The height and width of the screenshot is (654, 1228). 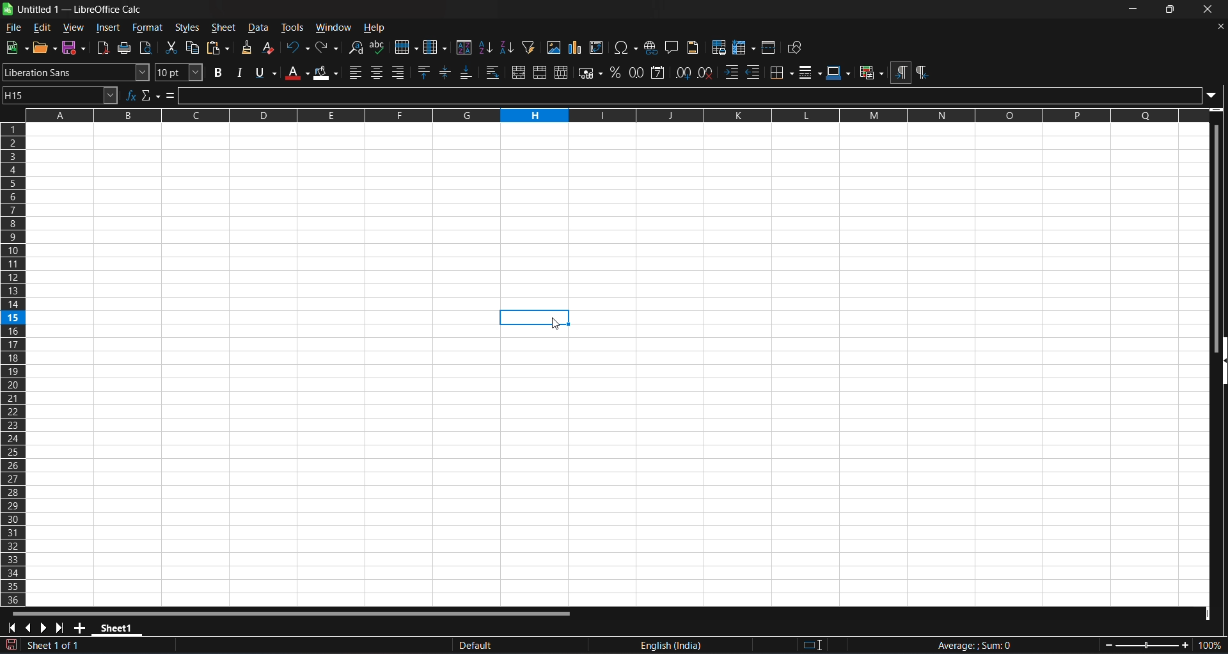 I want to click on copy, so click(x=193, y=47).